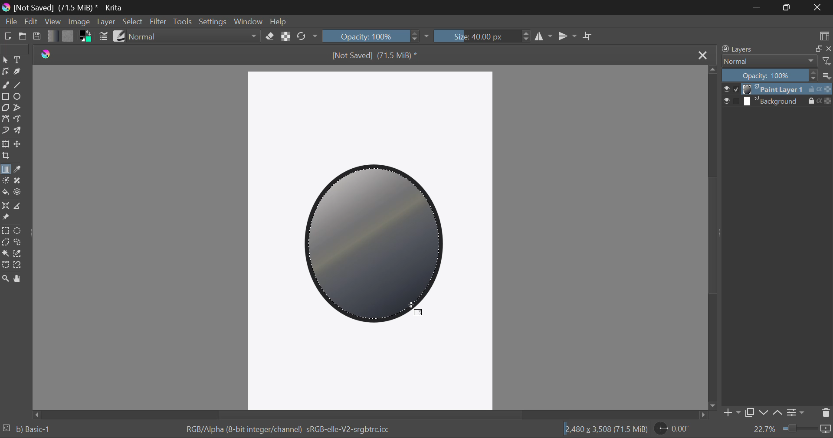  What do you see at coordinates (826, 61) in the screenshot?
I see `filter` at bounding box center [826, 61].